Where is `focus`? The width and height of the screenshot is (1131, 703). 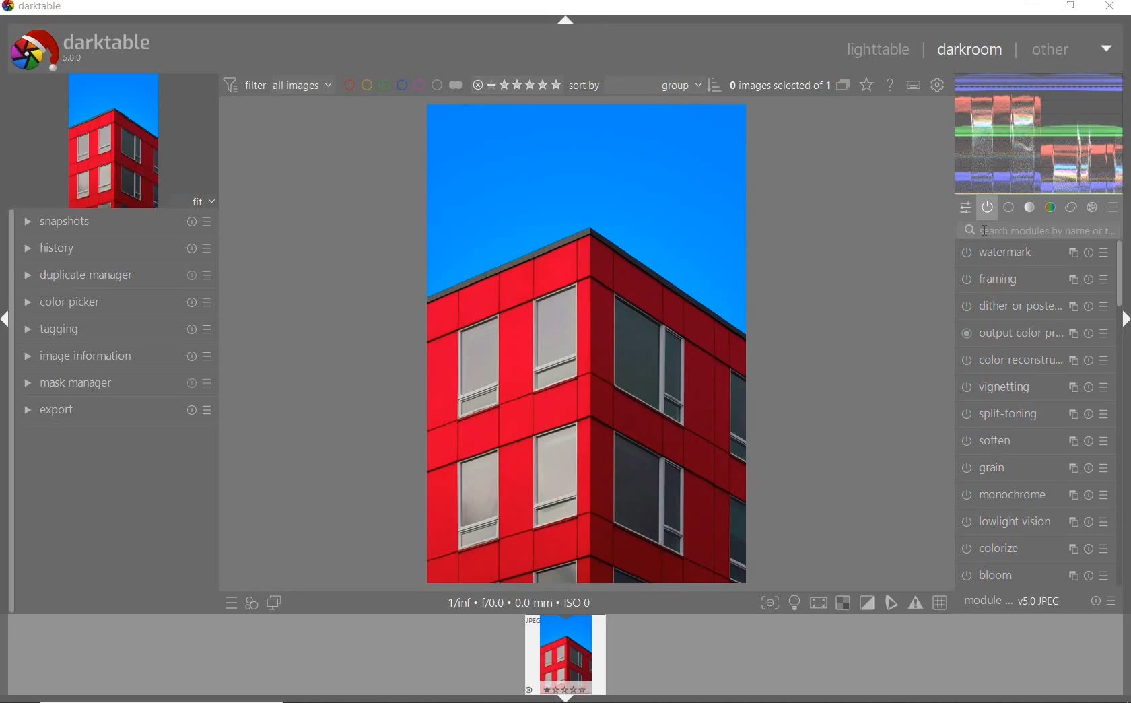 focus is located at coordinates (769, 603).